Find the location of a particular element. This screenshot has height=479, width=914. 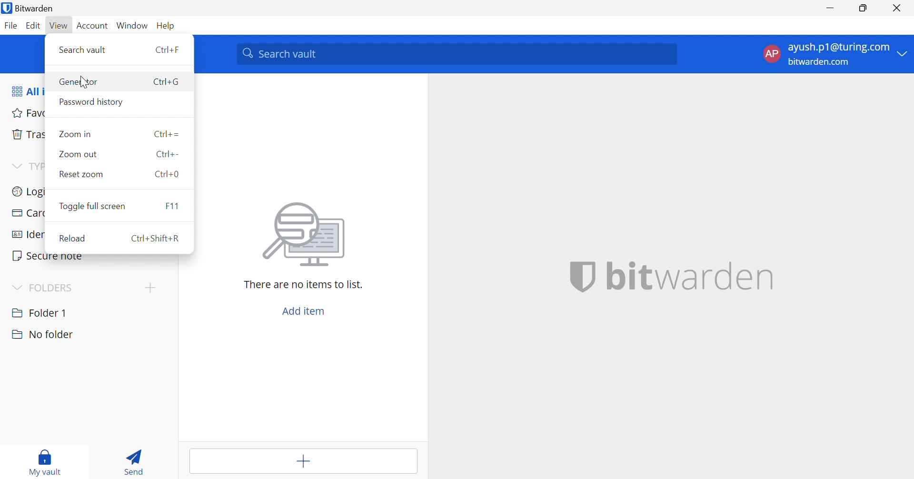

File is located at coordinates (10, 26).